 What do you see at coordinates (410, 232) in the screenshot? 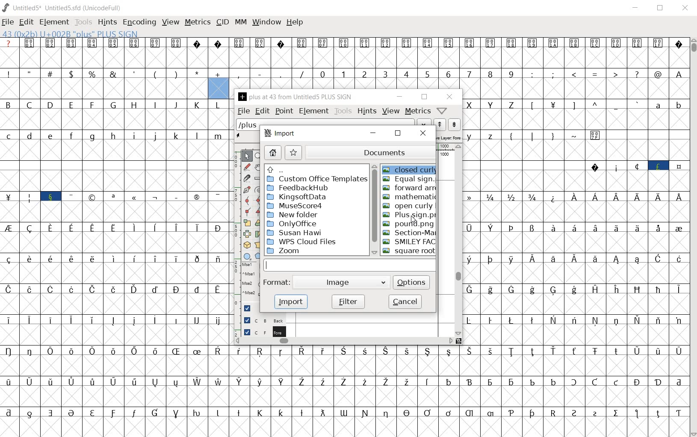
I see `sECTION-MARK` at bounding box center [410, 232].